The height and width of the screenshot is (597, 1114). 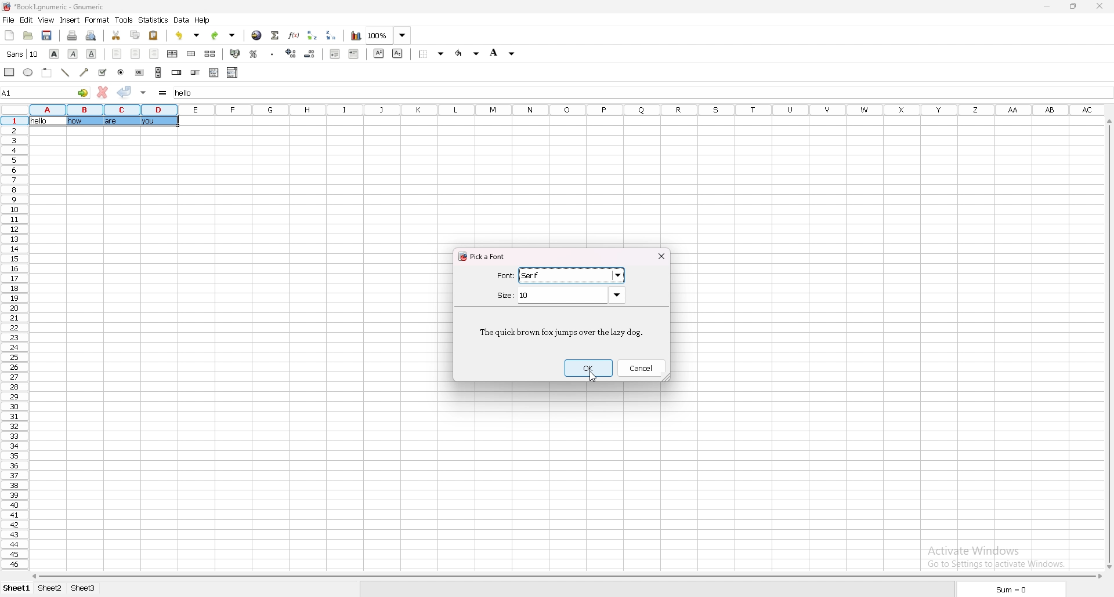 What do you see at coordinates (71, 19) in the screenshot?
I see `insert` at bounding box center [71, 19].